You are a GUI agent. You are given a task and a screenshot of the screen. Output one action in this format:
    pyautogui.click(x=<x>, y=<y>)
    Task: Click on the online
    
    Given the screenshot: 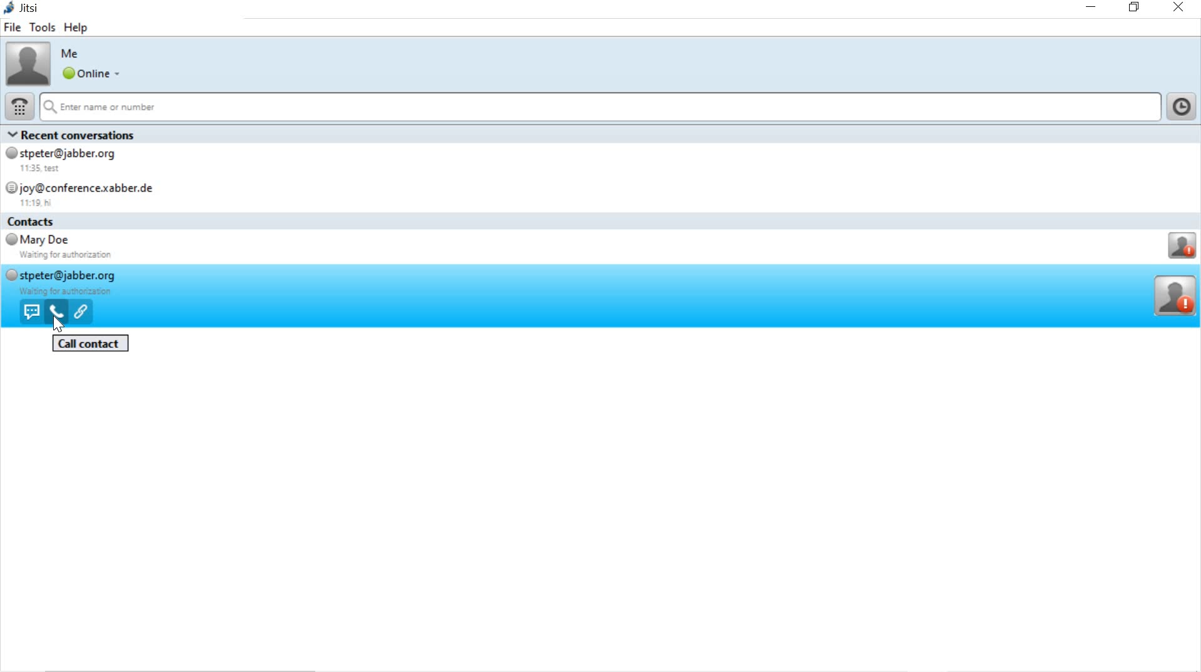 What is the action you would take?
    pyautogui.click(x=91, y=74)
    